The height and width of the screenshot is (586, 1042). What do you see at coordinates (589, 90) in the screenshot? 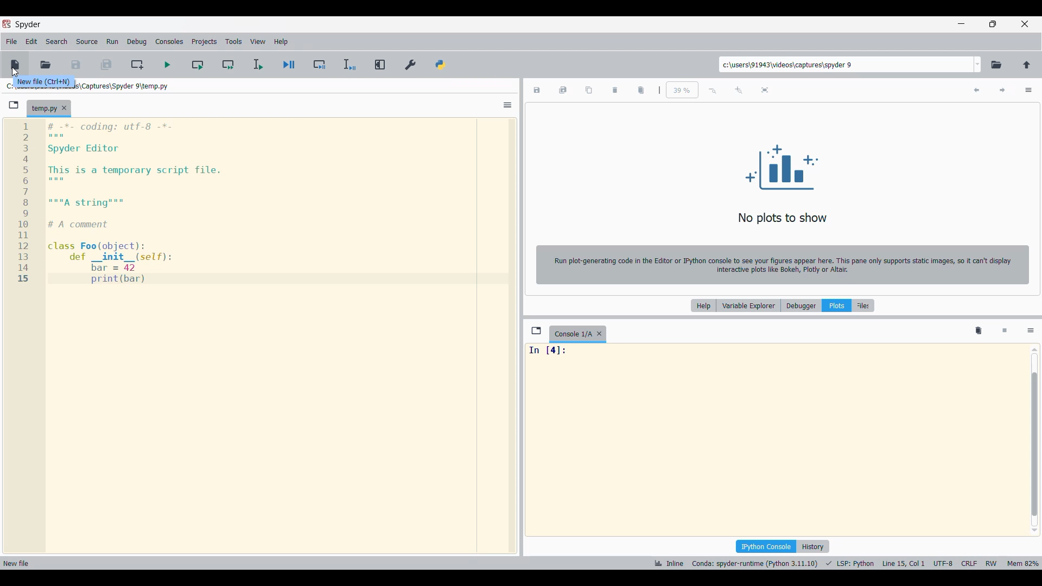
I see `Copy plot to clipboard as image` at bounding box center [589, 90].